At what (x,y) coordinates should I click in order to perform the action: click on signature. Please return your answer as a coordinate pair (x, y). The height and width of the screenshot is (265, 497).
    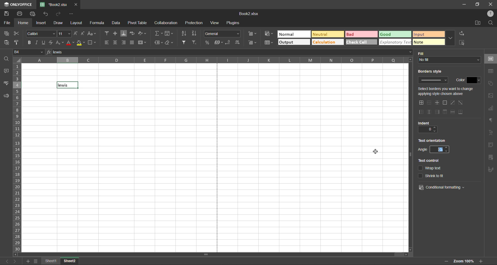
    Looking at the image, I should click on (491, 171).